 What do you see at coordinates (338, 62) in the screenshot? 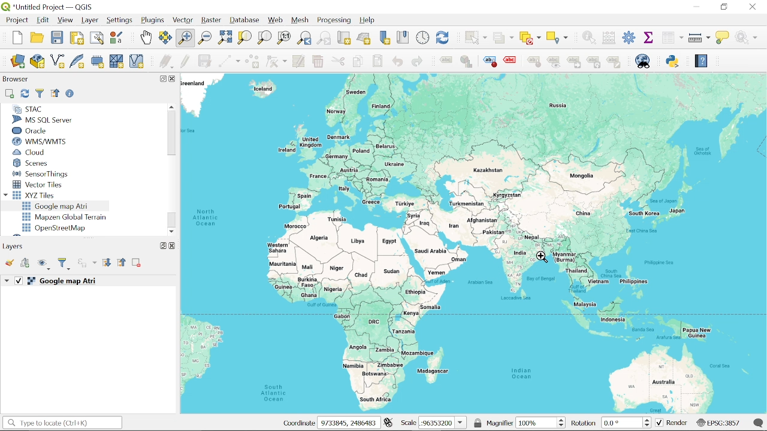
I see `Cut feature` at bounding box center [338, 62].